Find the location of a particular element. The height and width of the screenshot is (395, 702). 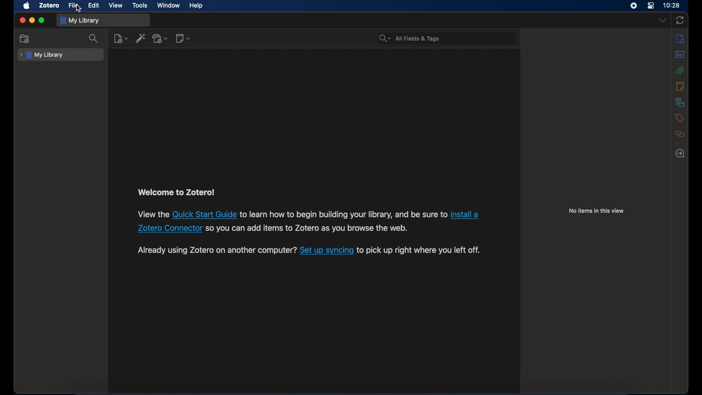

edit is located at coordinates (94, 6).